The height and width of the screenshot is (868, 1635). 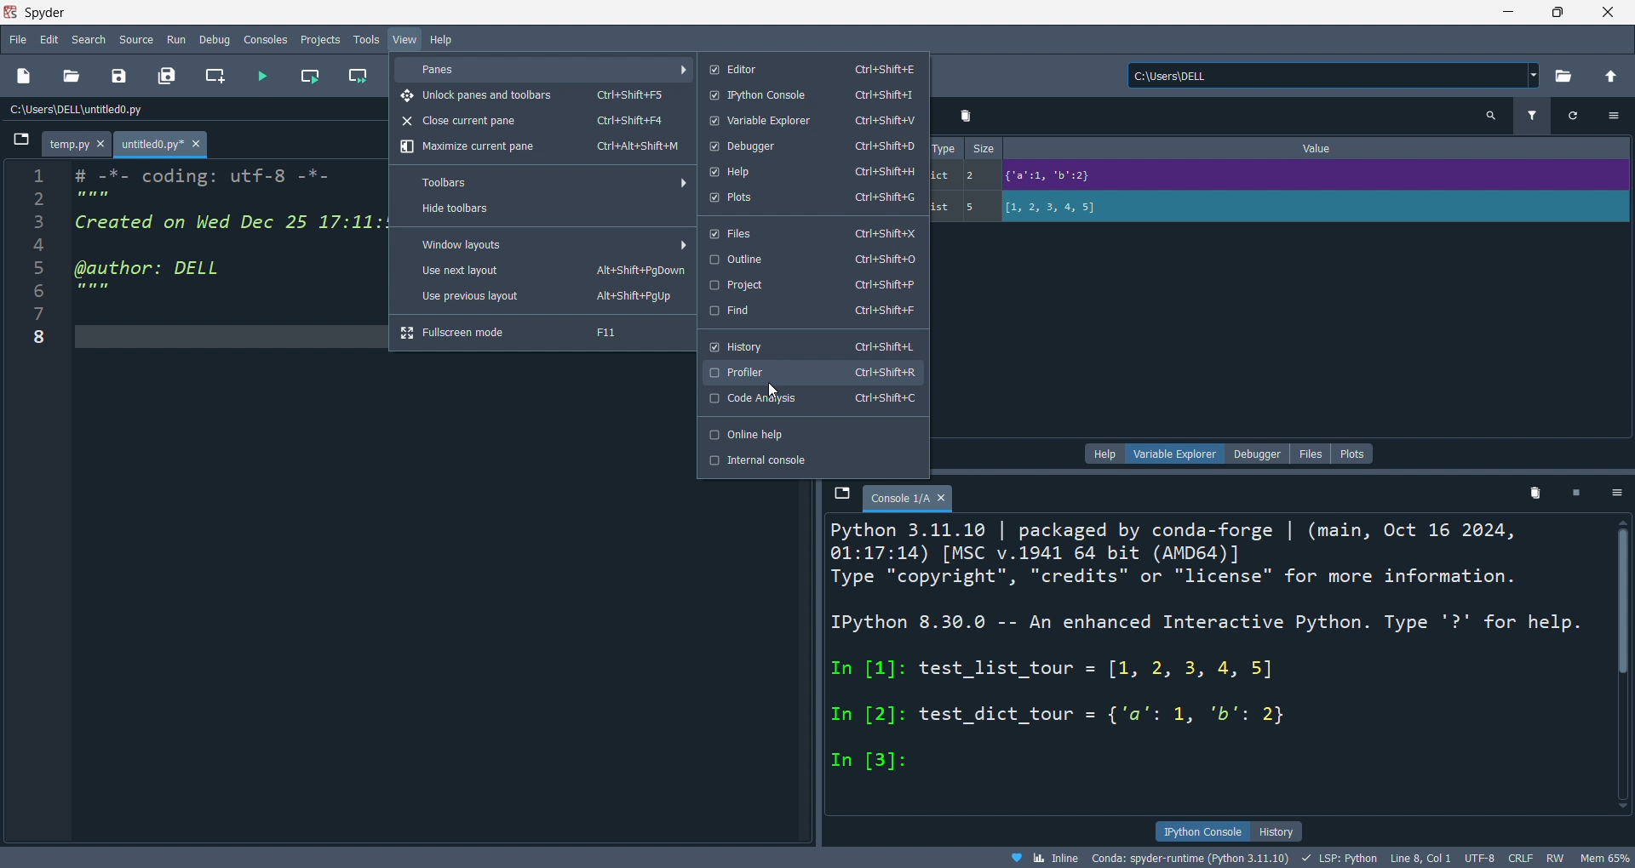 What do you see at coordinates (1214, 668) in the screenshot?
I see ` Python 3.11.10 | packaged by conda-forge | (main, Oct 16 2024, 01:17:14) [MSC v.1941 64 bit (AMD64)] Type "copyright", "credits" or "license" for more information. IPython 8.30.0 -- An enhanced Interactive Python. Type '?' for help. In [1]: test_list_tour = [1, 2, 3, 4, 5] In [2]: test_dict_tour = {'a': 1, 'b': 2} In [3]:` at bounding box center [1214, 668].